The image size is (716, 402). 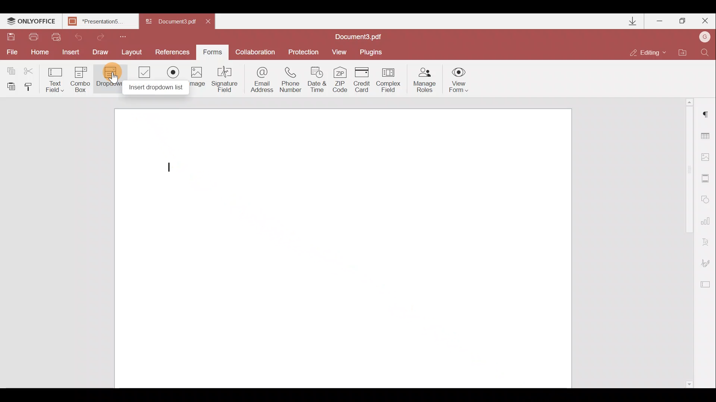 What do you see at coordinates (197, 80) in the screenshot?
I see `Image` at bounding box center [197, 80].